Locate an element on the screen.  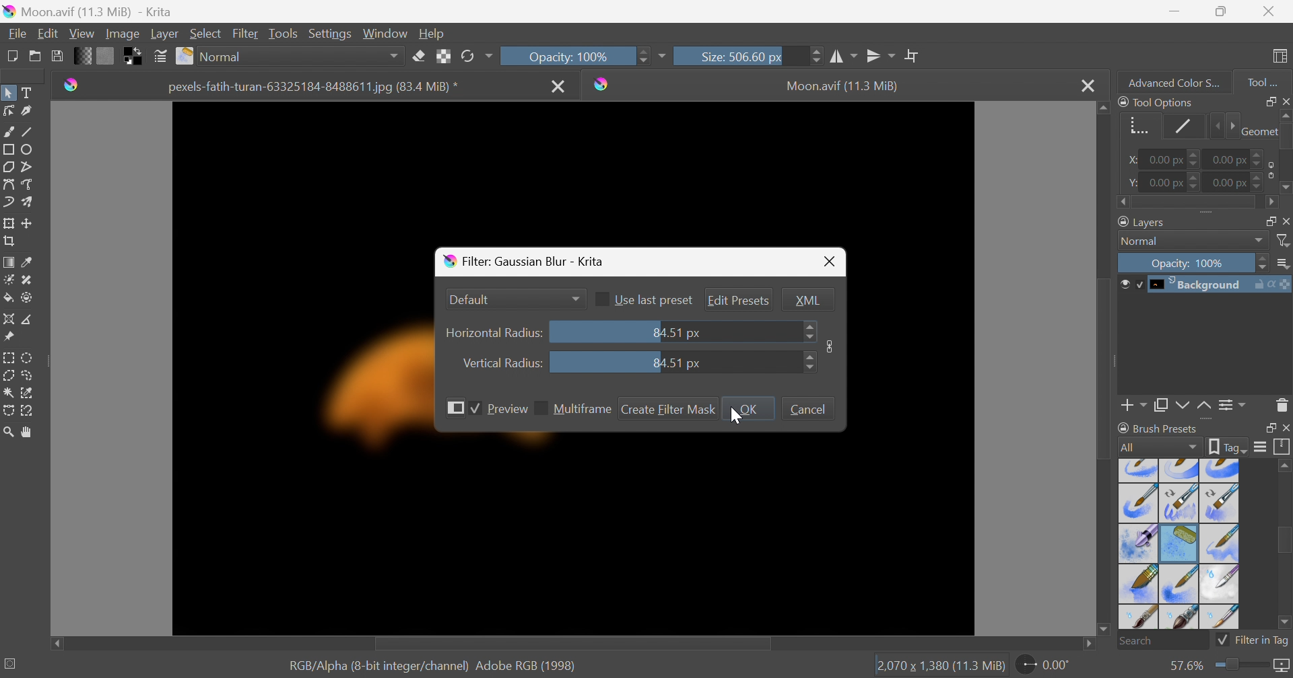
Image is located at coordinates (830, 345).